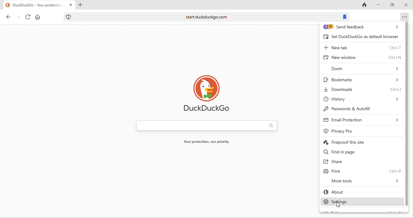 The image size is (413, 218). I want to click on back, so click(7, 18).